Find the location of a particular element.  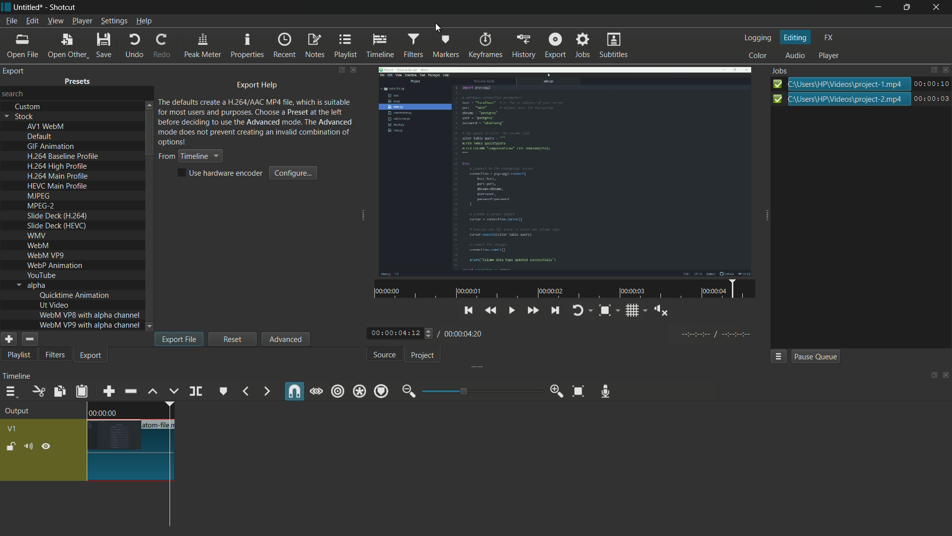

scroll down is located at coordinates (150, 327).